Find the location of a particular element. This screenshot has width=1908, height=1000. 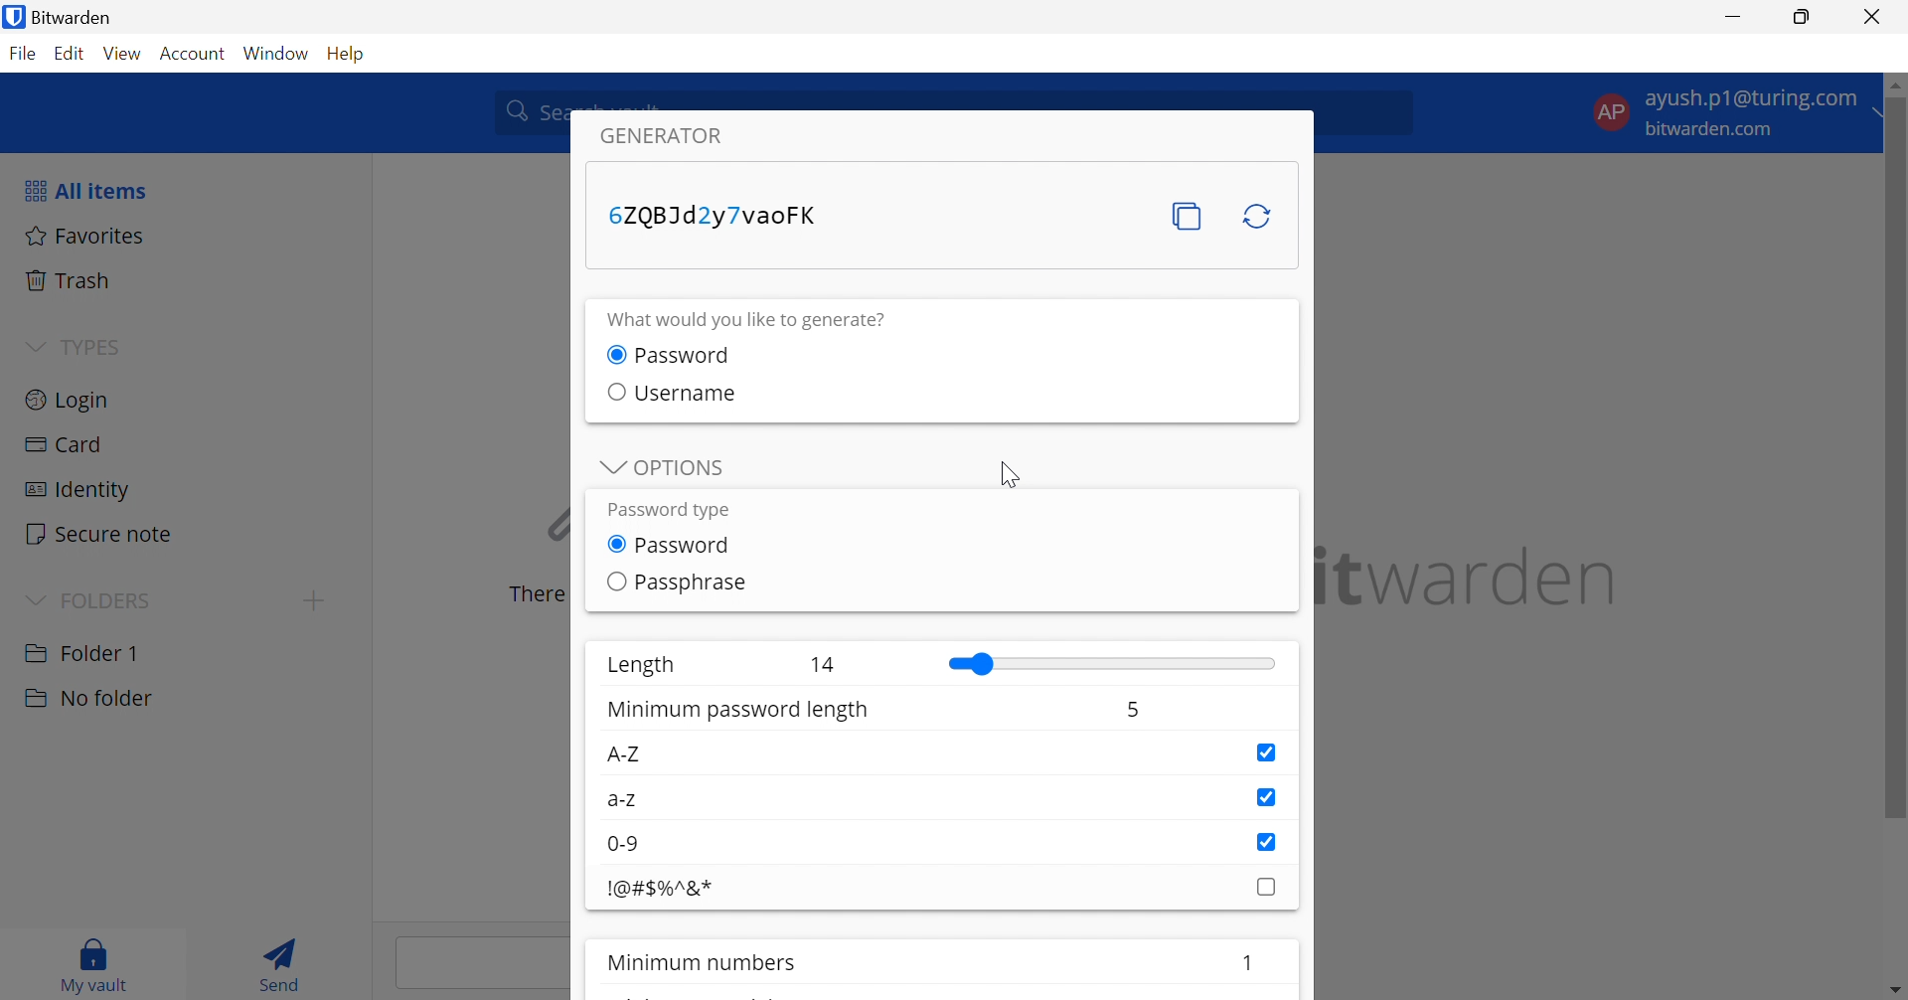

All items is located at coordinates (86, 192).